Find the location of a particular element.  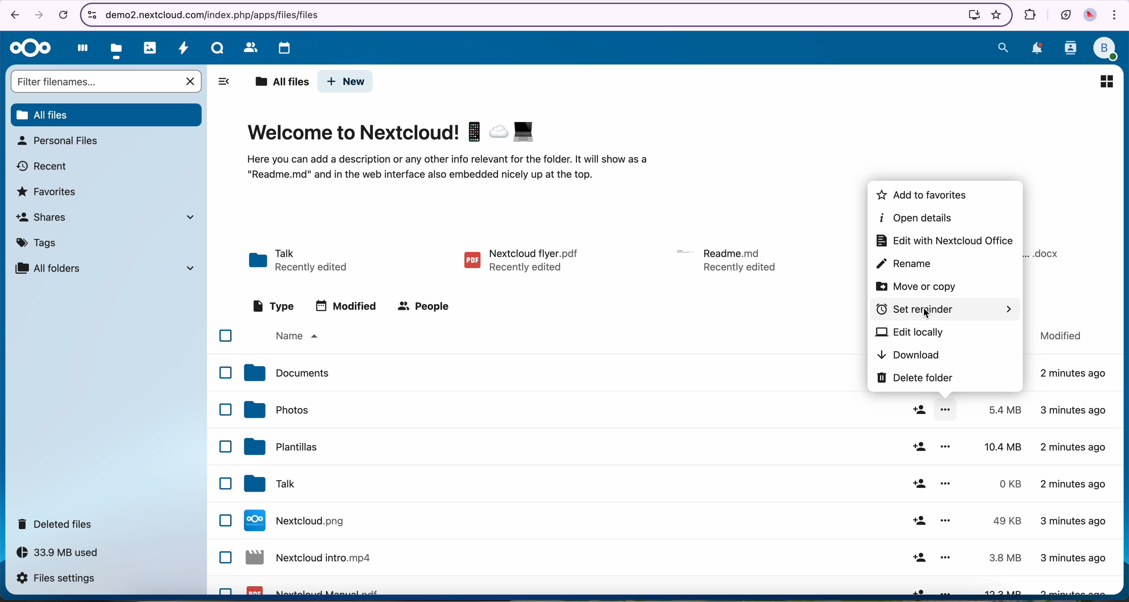

type is located at coordinates (272, 305).